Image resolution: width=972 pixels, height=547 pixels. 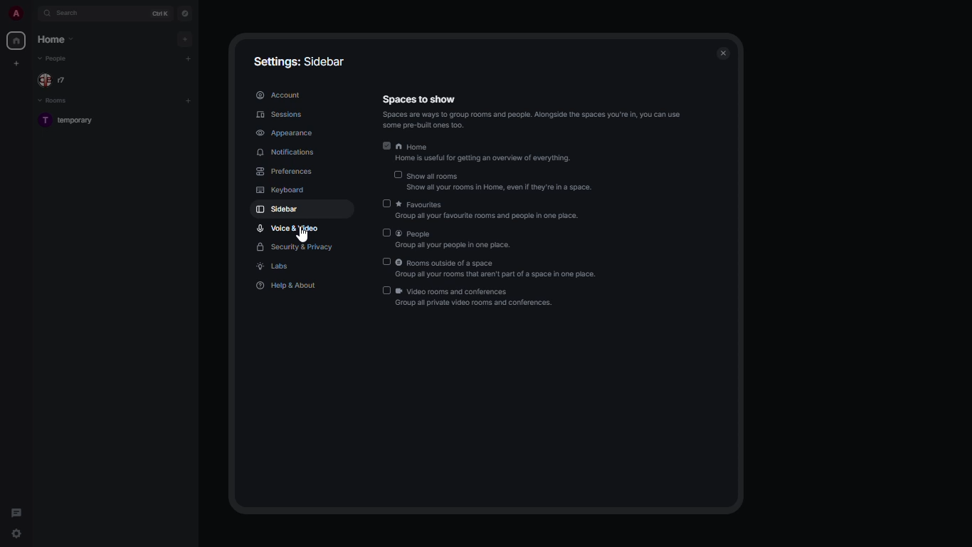 What do you see at coordinates (17, 40) in the screenshot?
I see `home` at bounding box center [17, 40].